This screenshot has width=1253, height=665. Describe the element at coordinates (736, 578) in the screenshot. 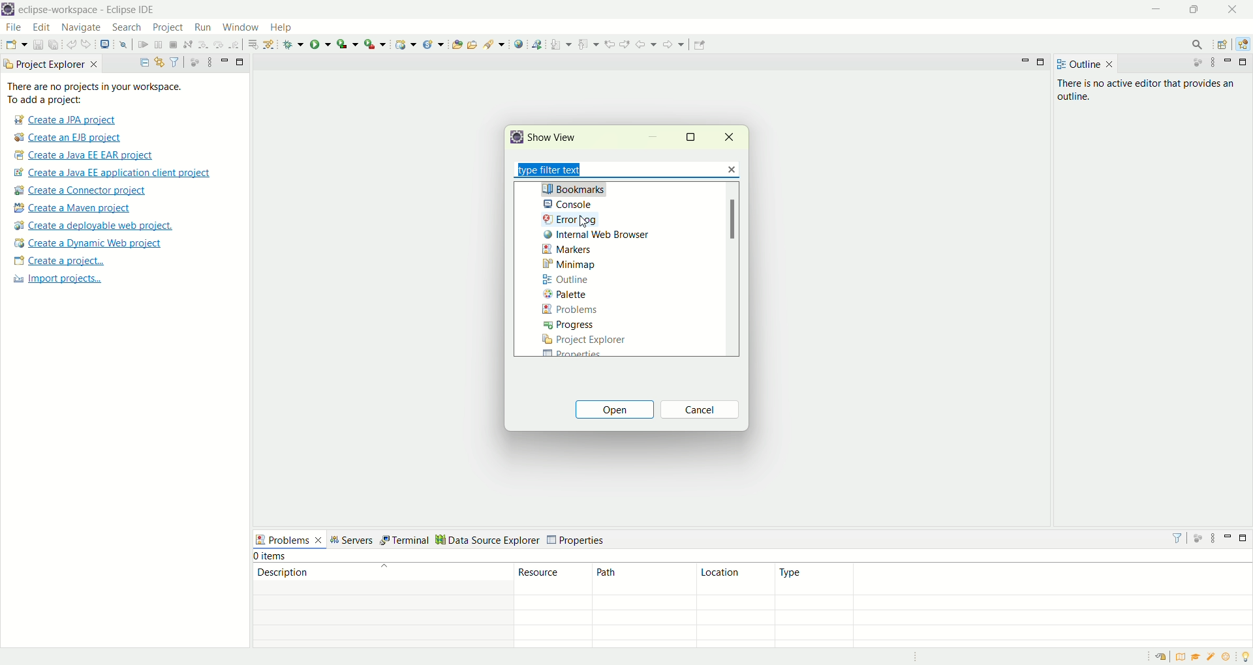

I see `location` at that location.